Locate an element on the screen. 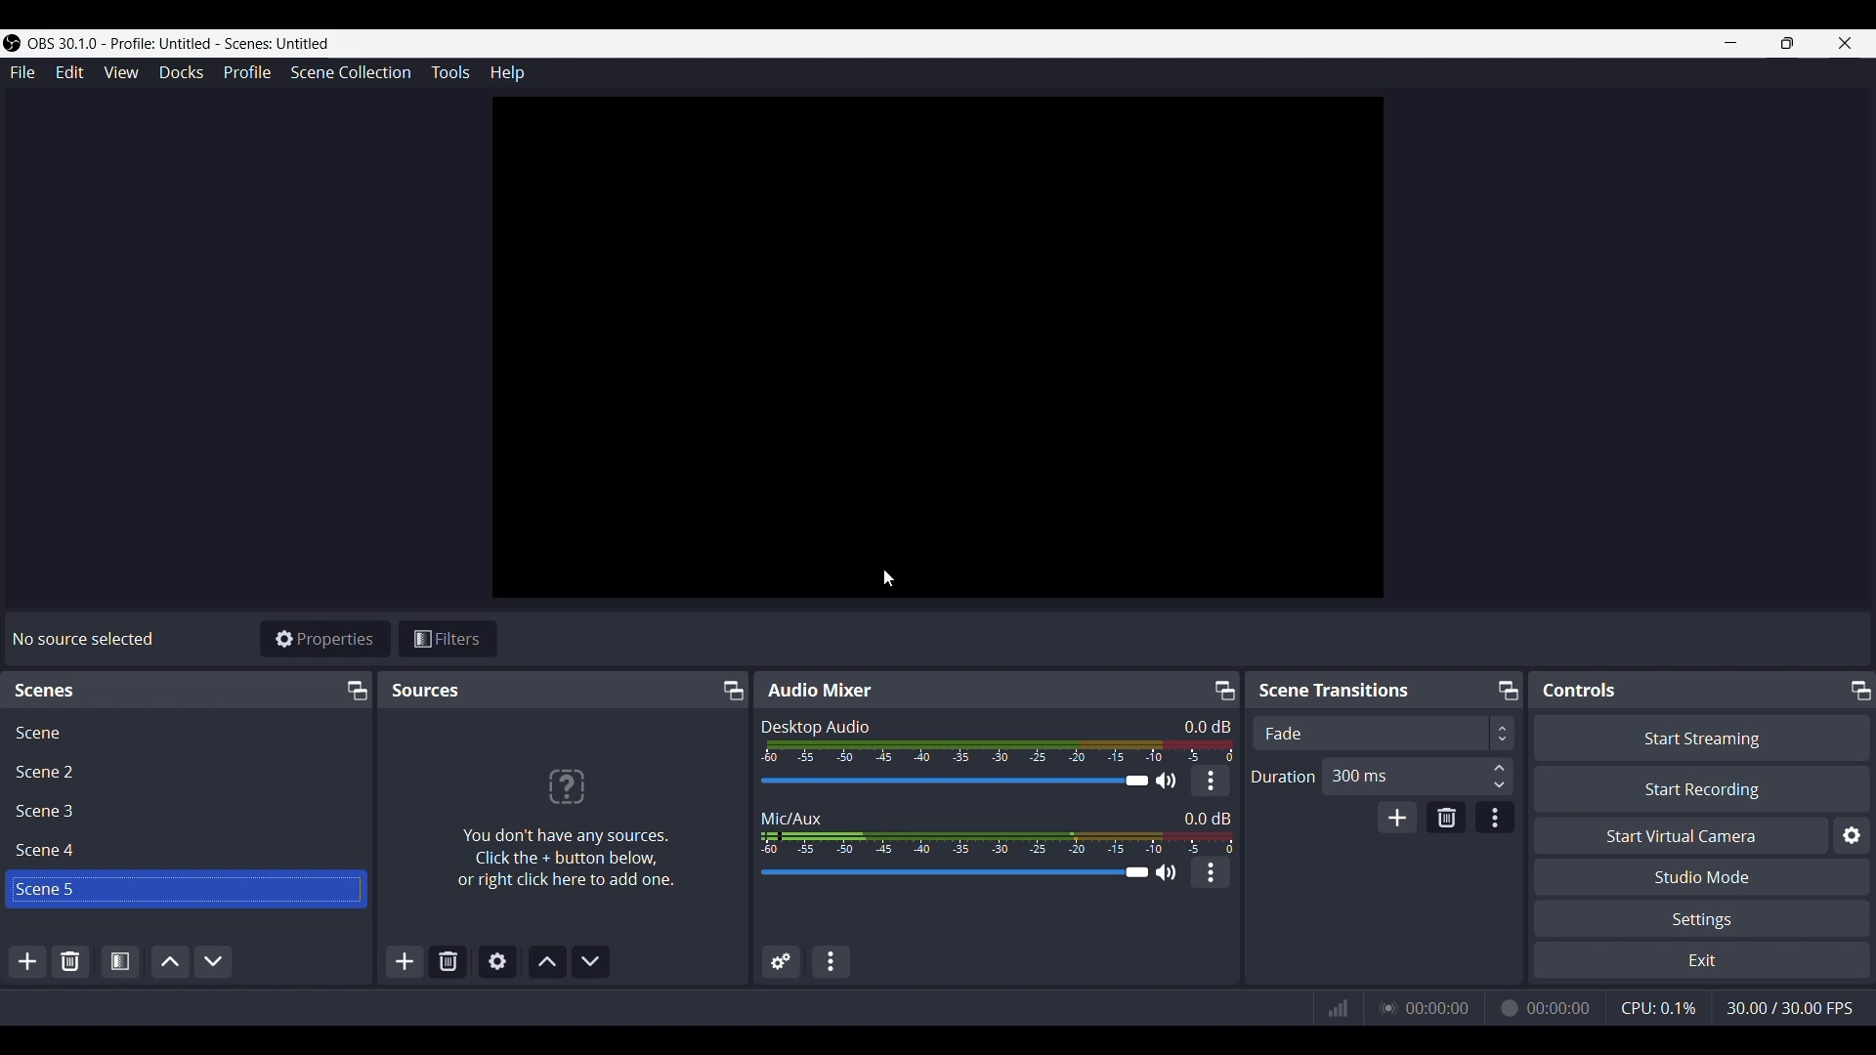 Image resolution: width=1876 pixels, height=1055 pixels. Scene Transition is located at coordinates (1346, 689).